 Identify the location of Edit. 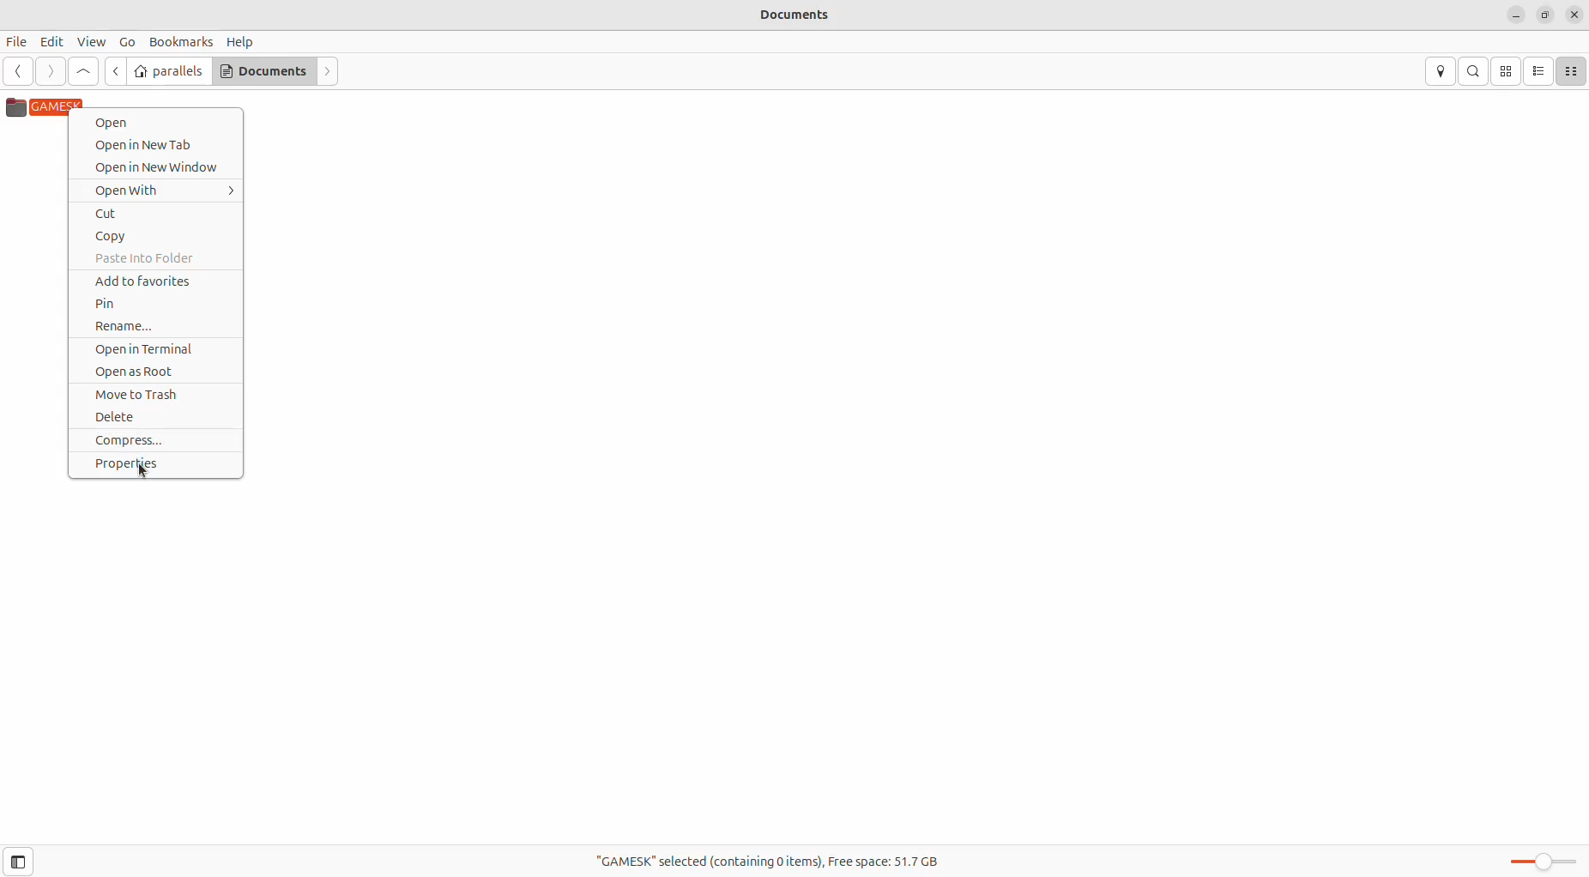
(52, 42).